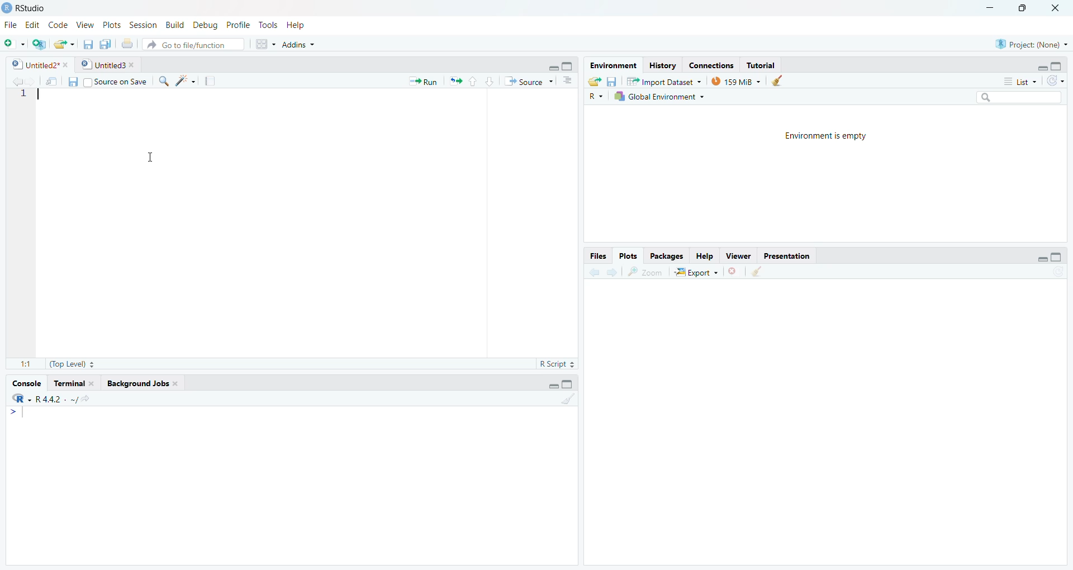  I want to click on Refresh, so click(1056, 81).